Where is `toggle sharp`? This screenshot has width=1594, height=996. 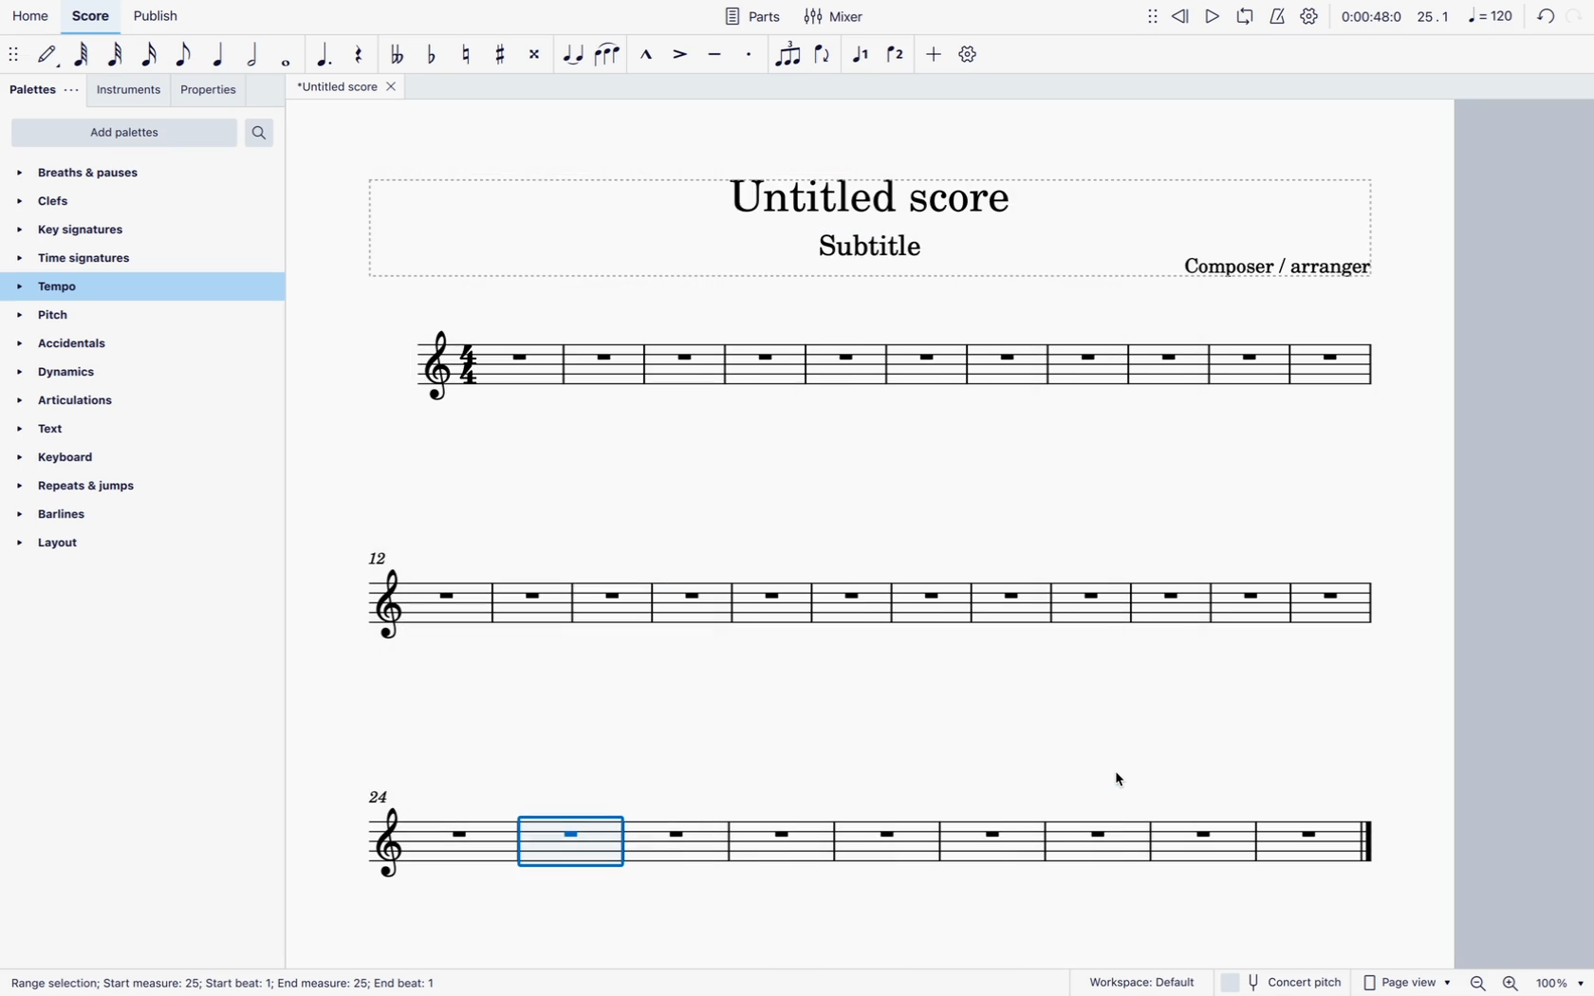
toggle sharp is located at coordinates (502, 54).